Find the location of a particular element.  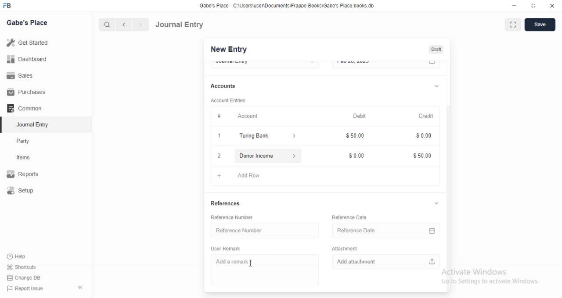

previous is located at coordinates (122, 25).